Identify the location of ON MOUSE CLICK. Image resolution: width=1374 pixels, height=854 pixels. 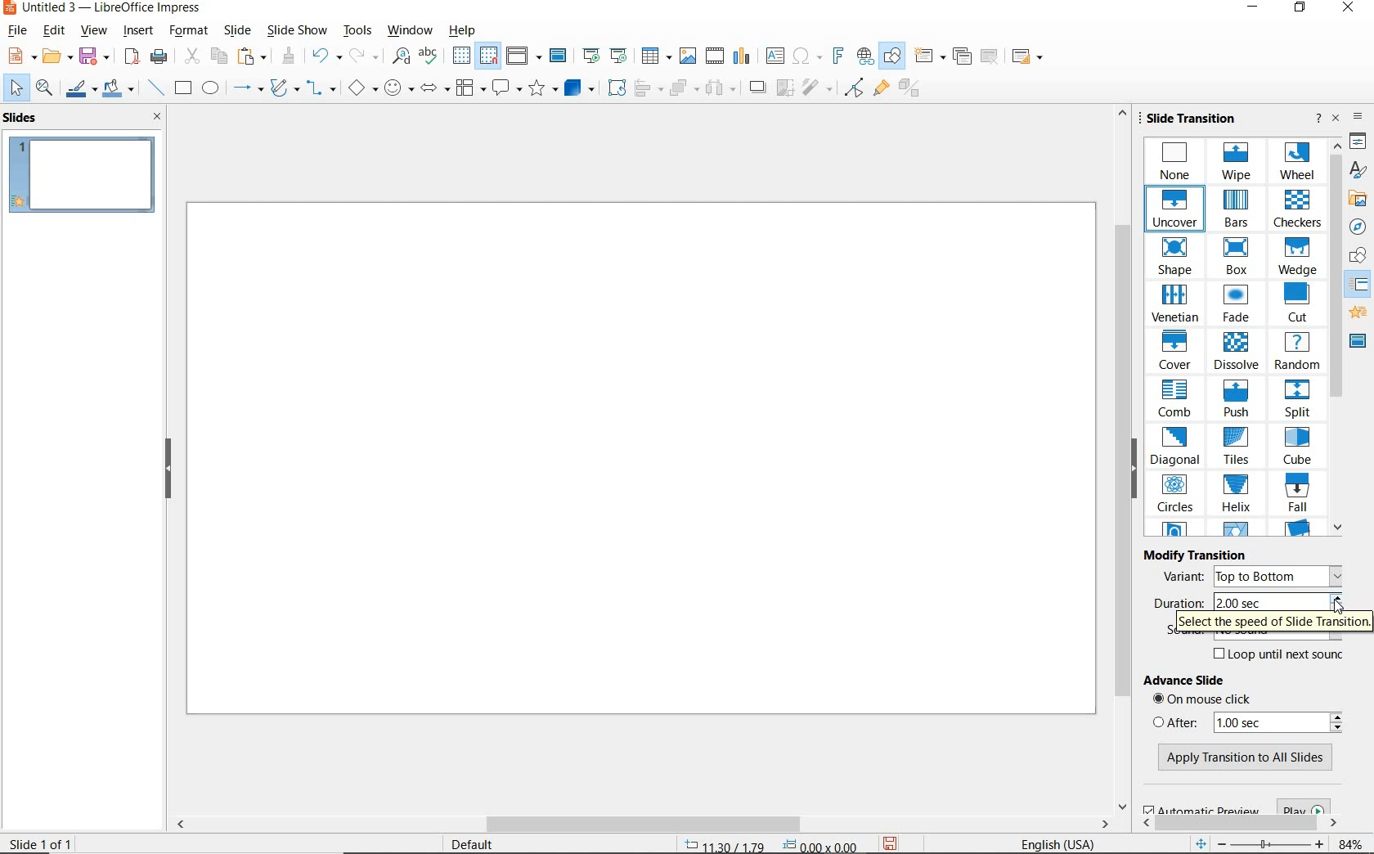
(1219, 701).